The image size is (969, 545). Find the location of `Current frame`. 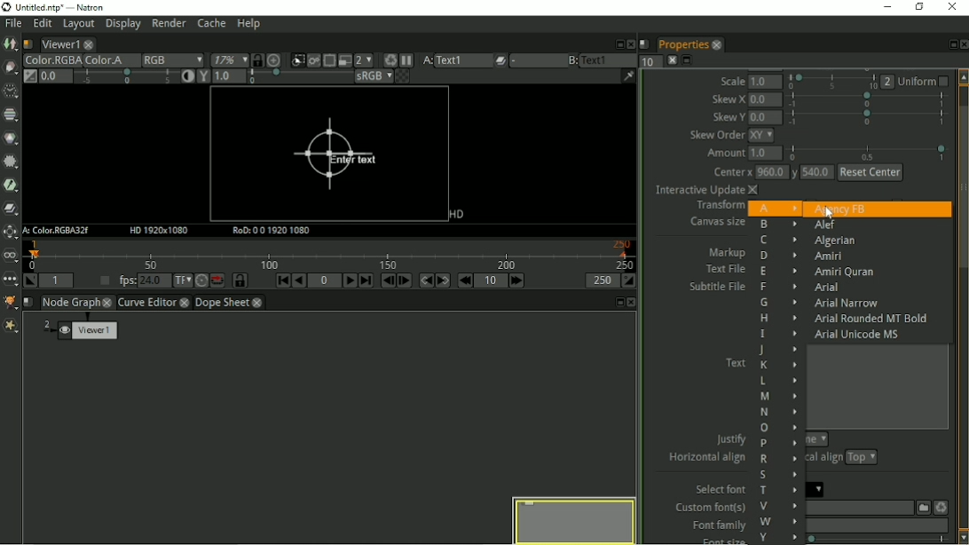

Current frame is located at coordinates (325, 280).